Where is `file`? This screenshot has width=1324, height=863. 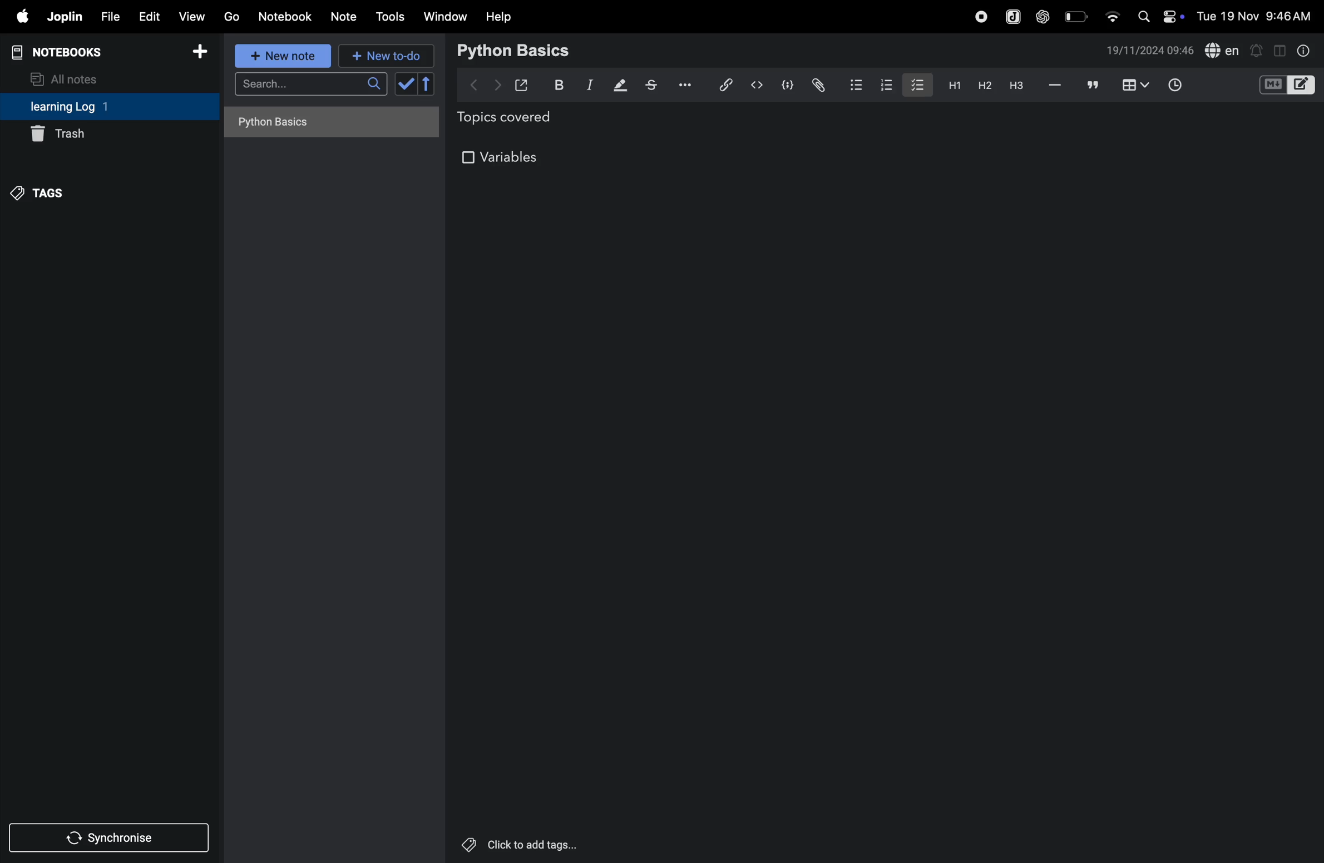 file is located at coordinates (108, 17).